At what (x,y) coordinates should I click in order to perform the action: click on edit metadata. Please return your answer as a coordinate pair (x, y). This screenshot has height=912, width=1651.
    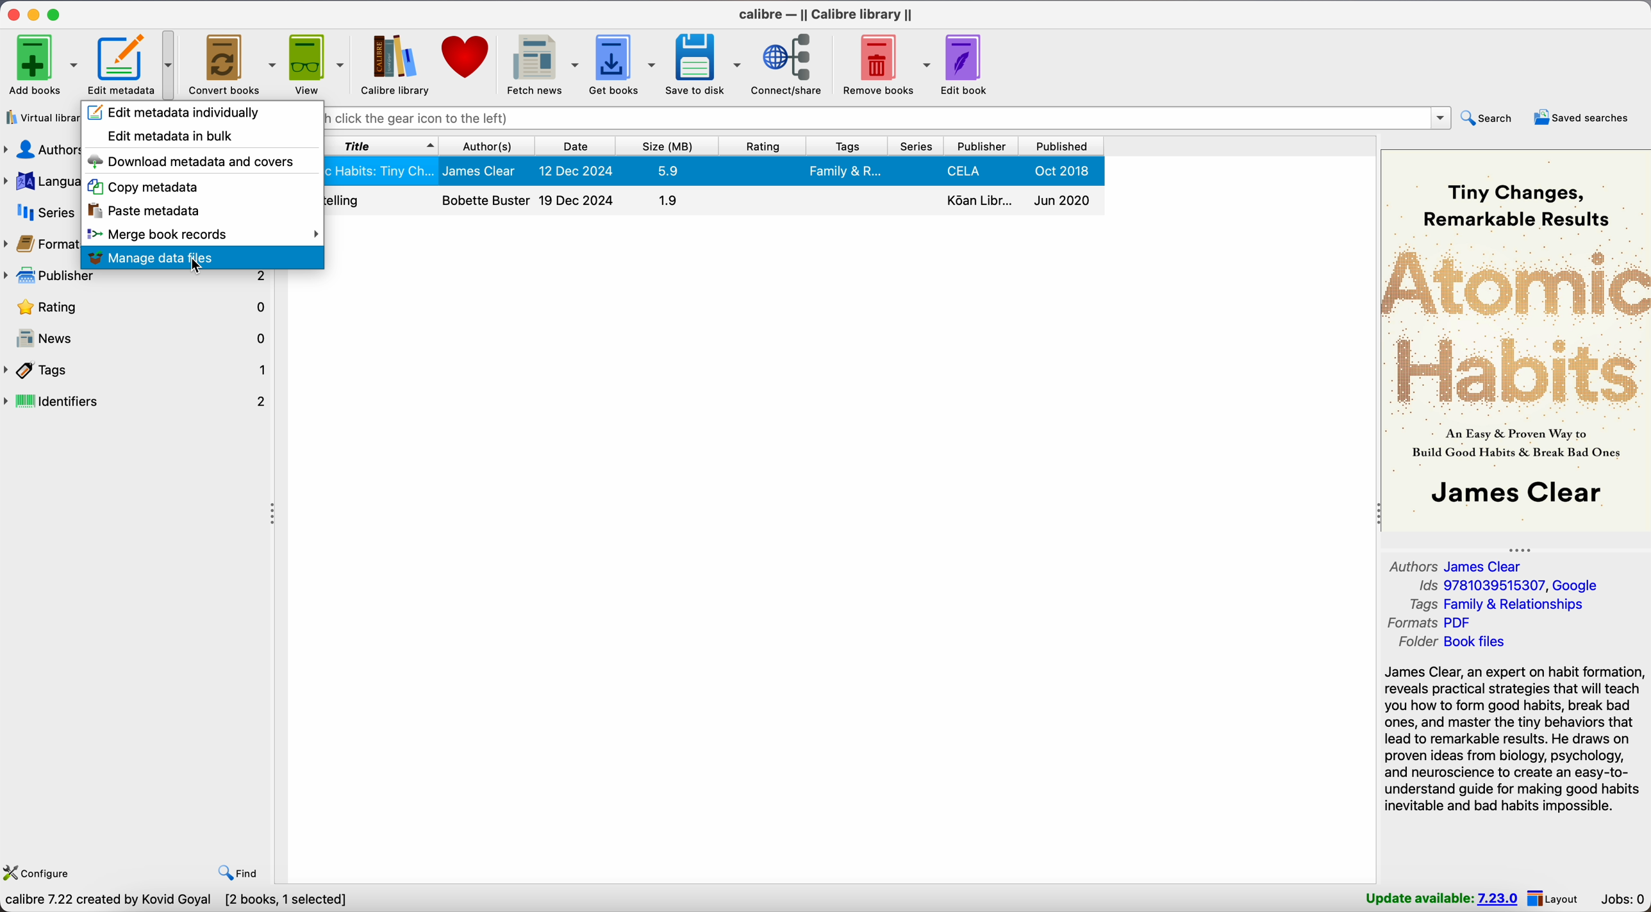
    Looking at the image, I should click on (133, 65).